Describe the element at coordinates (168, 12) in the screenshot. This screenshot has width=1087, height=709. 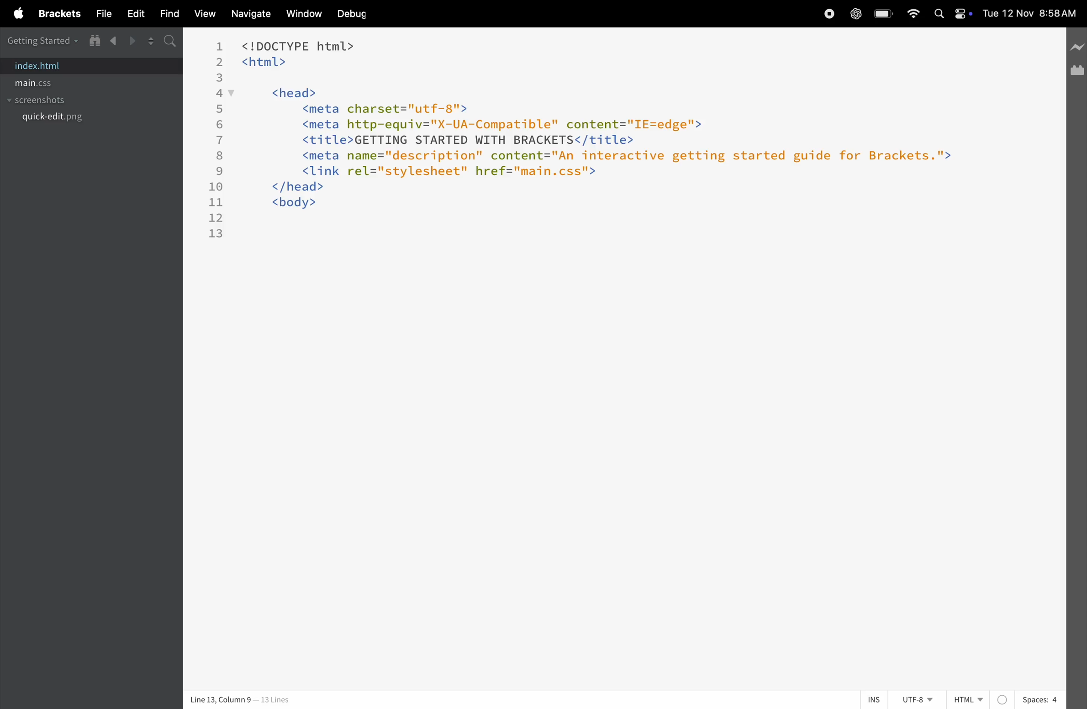
I see `find` at that location.